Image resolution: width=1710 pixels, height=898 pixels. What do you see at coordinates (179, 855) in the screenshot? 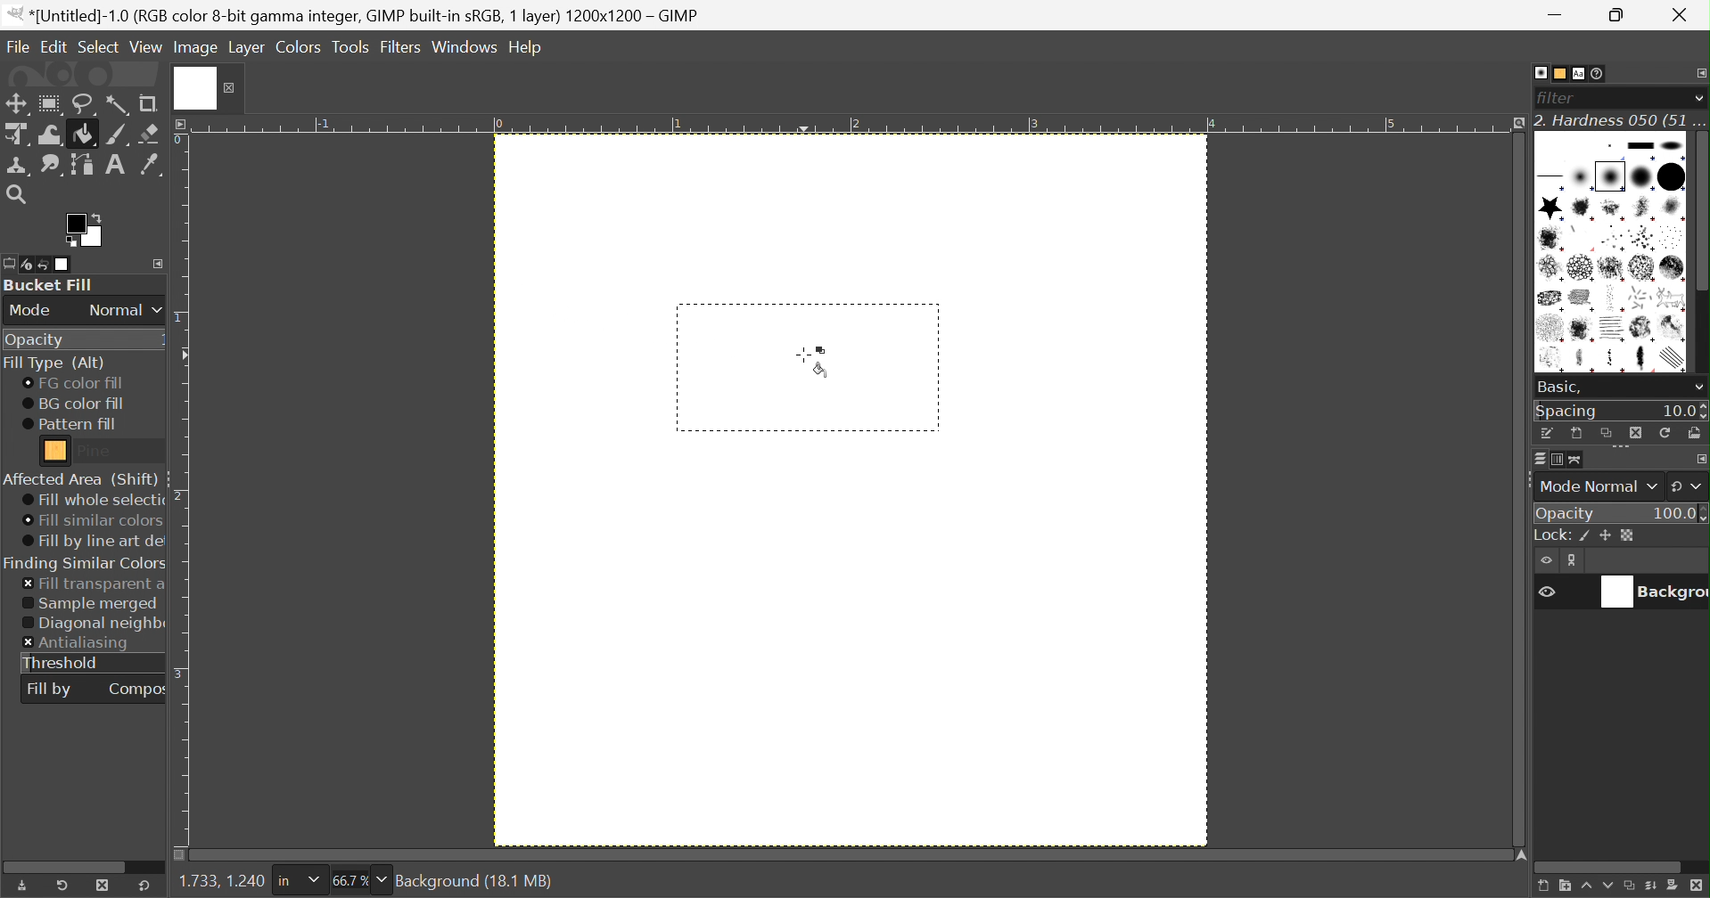
I see `Toggle Quick Mask on/off` at bounding box center [179, 855].